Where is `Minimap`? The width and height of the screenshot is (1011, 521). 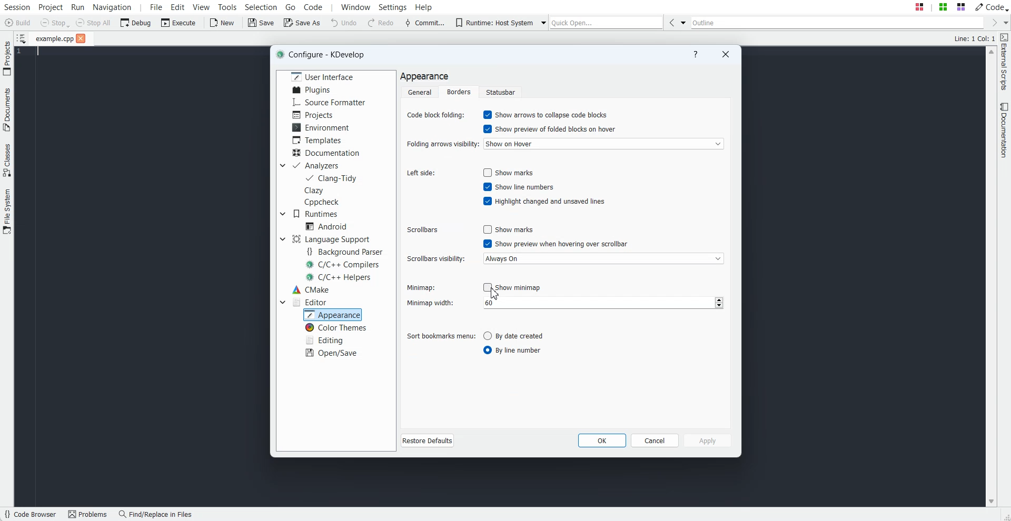
Minimap is located at coordinates (421, 288).